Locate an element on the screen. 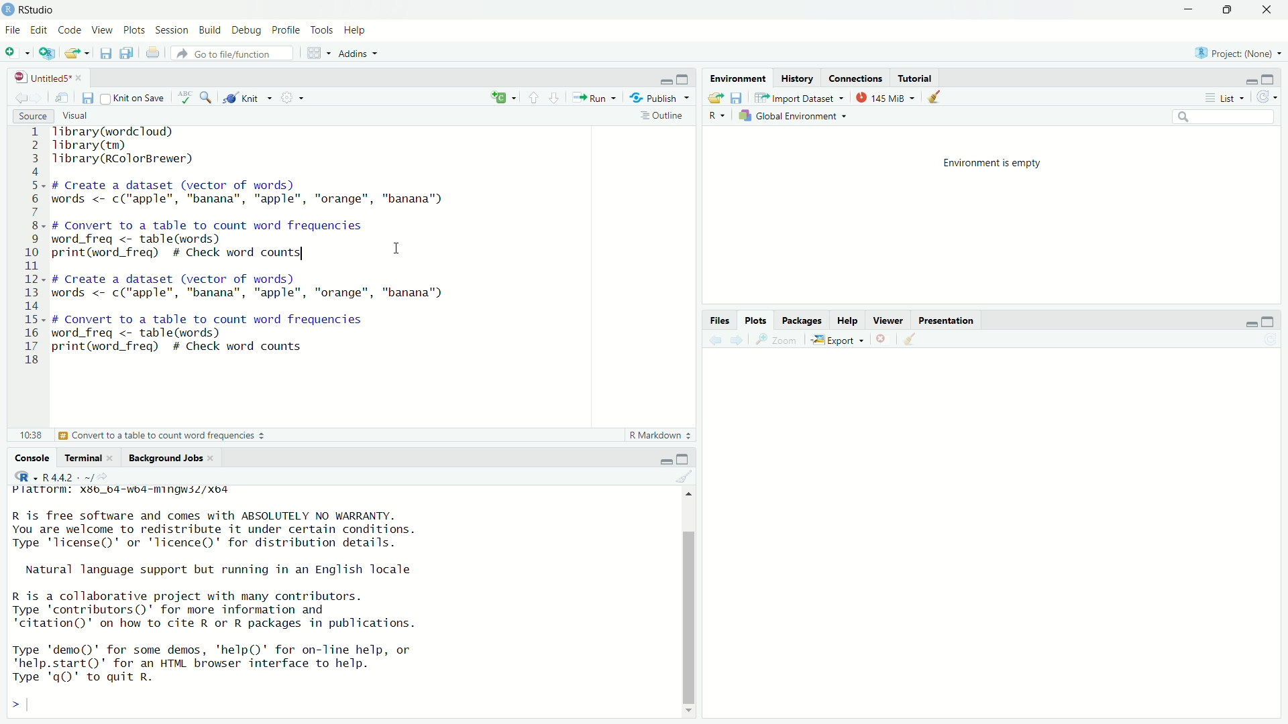 The width and height of the screenshot is (1288, 724). Source is located at coordinates (31, 116).